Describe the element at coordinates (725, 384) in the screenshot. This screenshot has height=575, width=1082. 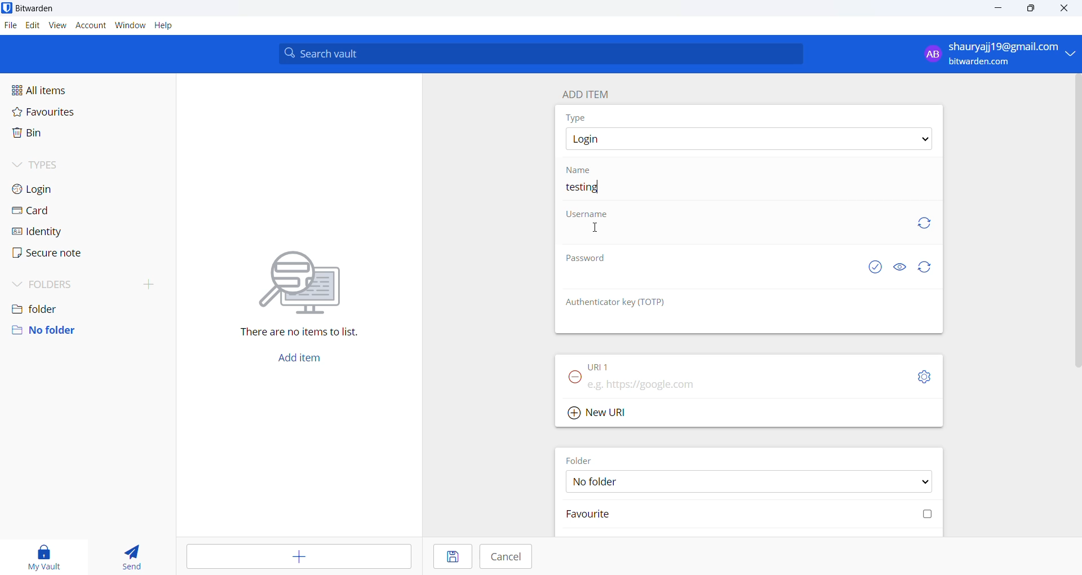
I see `URL input` at that location.